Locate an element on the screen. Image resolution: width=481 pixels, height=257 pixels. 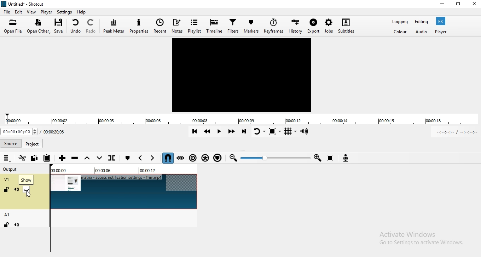
Export is located at coordinates (313, 26).